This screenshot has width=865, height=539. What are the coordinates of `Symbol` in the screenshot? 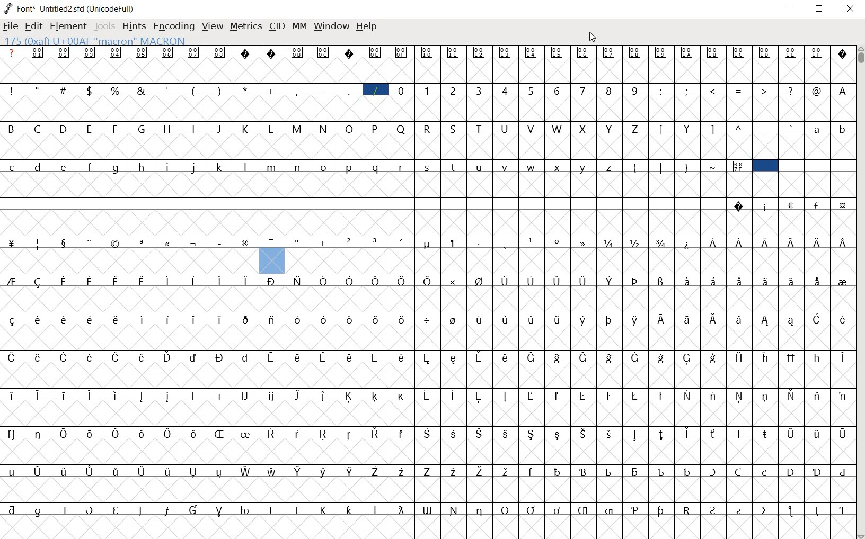 It's located at (298, 357).